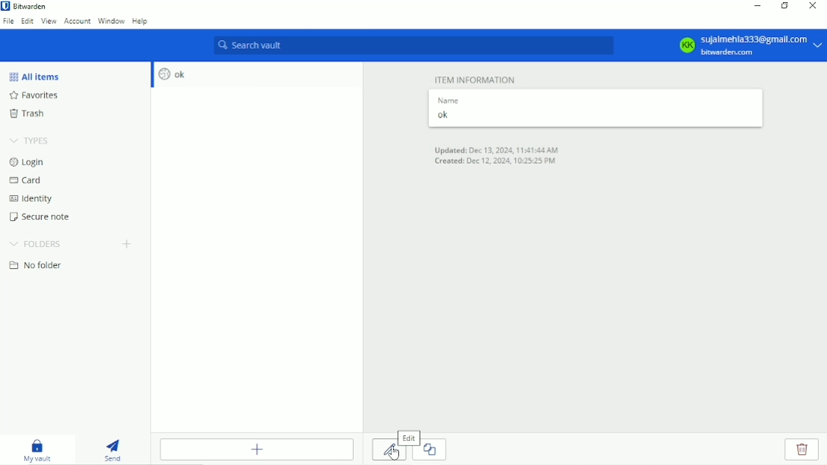  Describe the element at coordinates (114, 448) in the screenshot. I see `Send` at that location.